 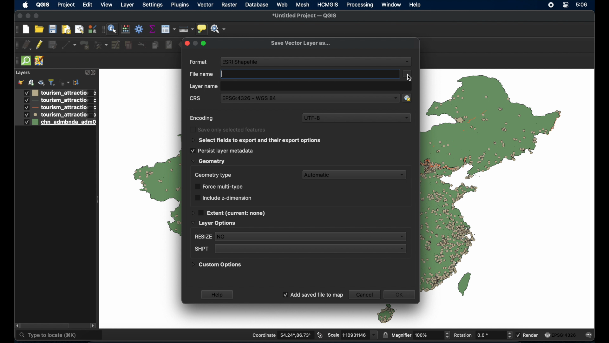 What do you see at coordinates (208, 161) in the screenshot?
I see `geometry ` at bounding box center [208, 161].